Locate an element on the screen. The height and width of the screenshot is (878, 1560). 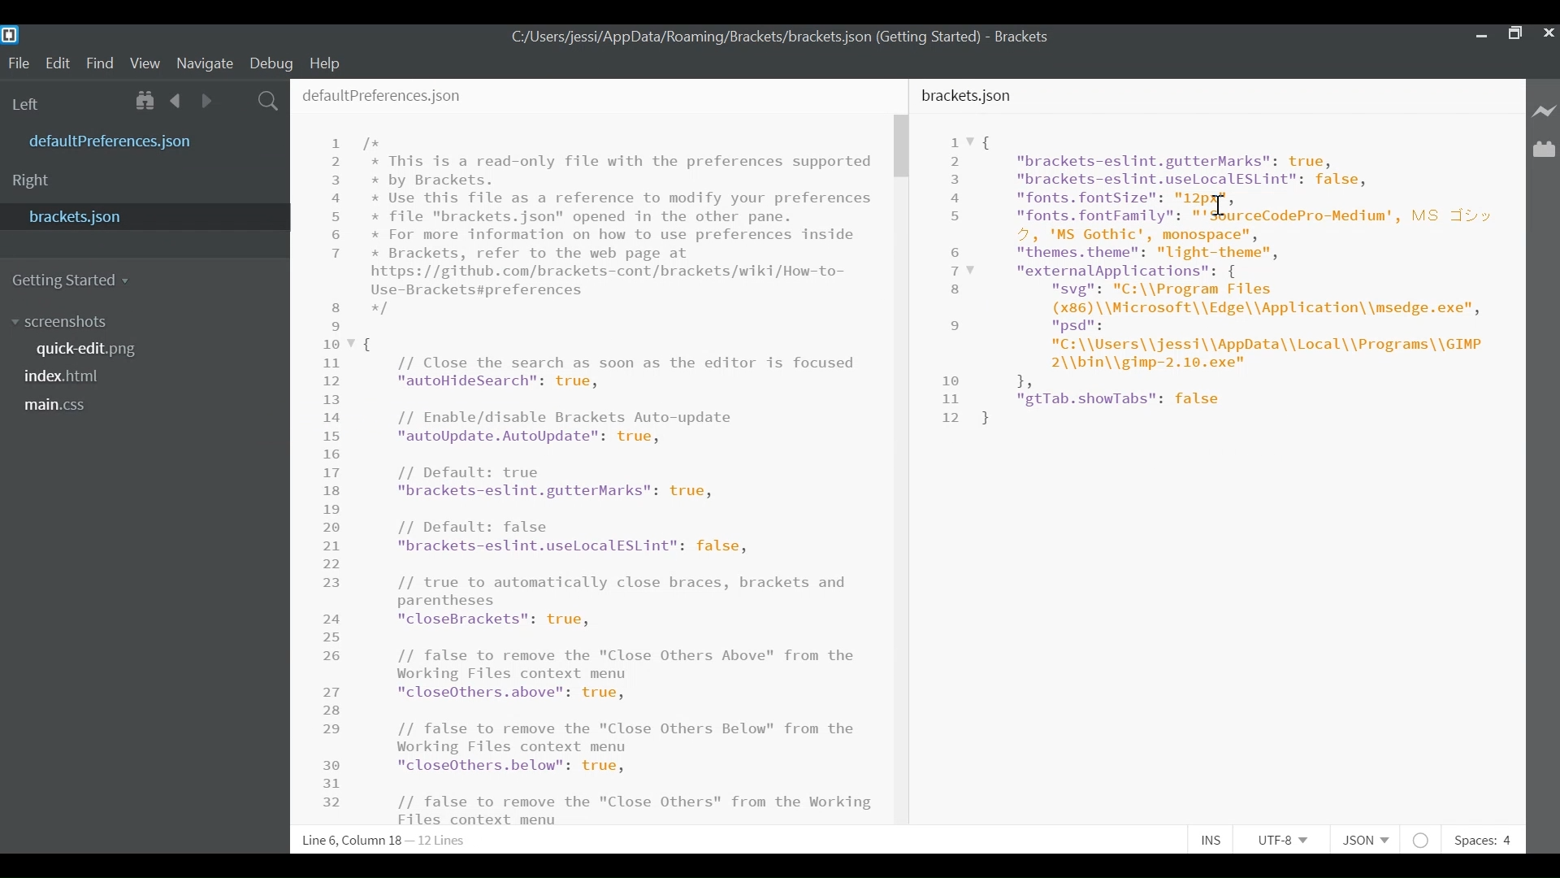
Brackets Desktop Icon  is located at coordinates (10, 34).